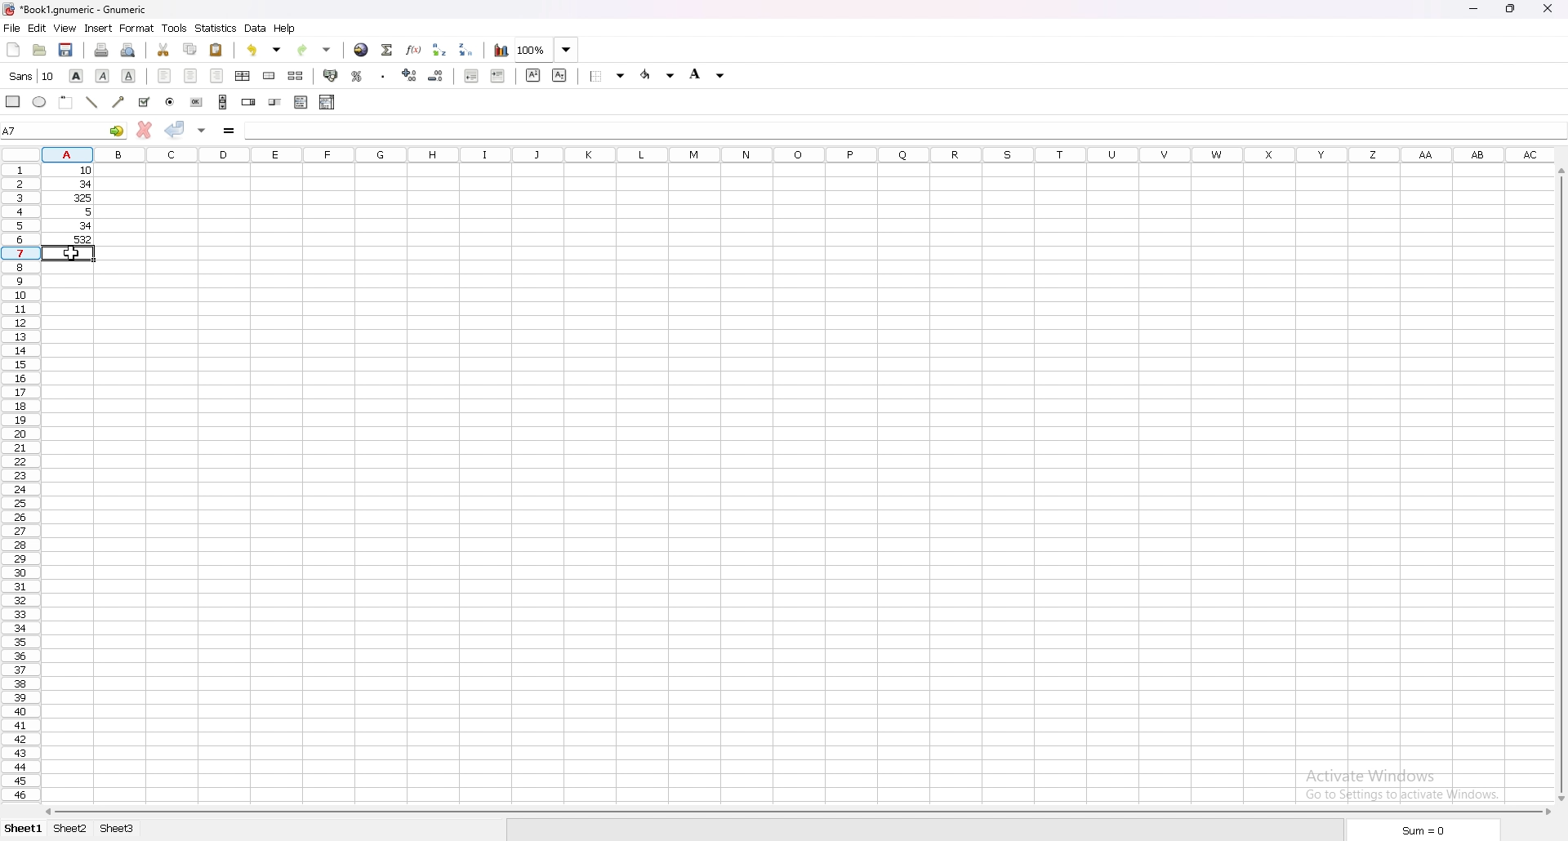 This screenshot has height=841, width=1568. I want to click on resize, so click(1509, 8).